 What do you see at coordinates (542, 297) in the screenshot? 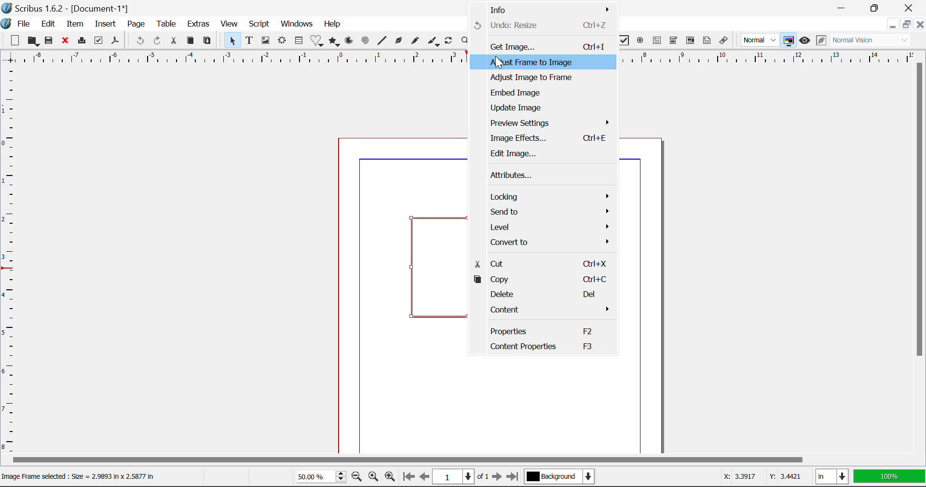
I see `Delete` at bounding box center [542, 297].